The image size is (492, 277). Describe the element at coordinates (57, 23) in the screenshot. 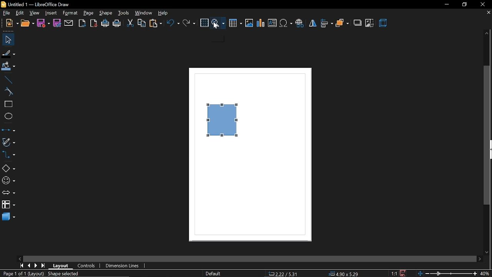

I see `save as` at that location.